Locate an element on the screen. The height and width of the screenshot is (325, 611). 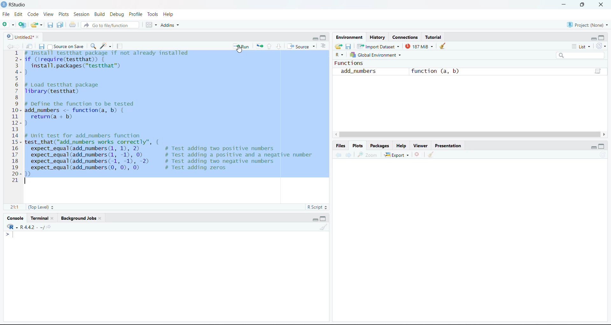
Build is located at coordinates (99, 14).